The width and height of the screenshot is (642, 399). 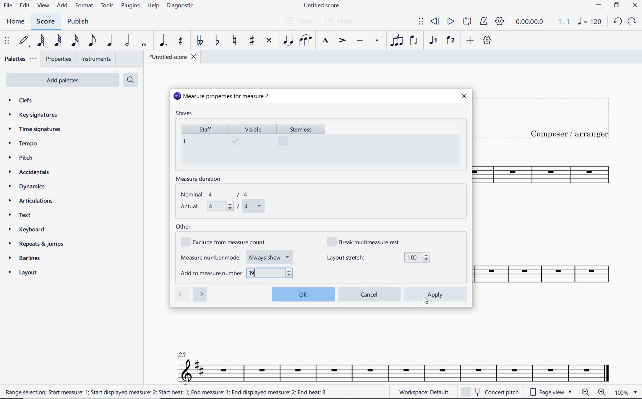 I want to click on go to next measure, so click(x=200, y=295).